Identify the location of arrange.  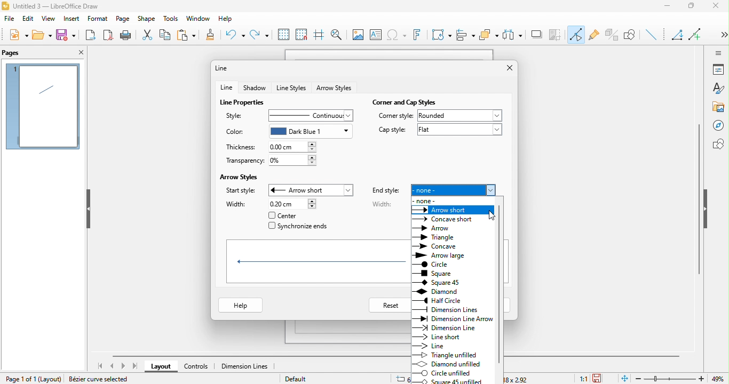
(489, 35).